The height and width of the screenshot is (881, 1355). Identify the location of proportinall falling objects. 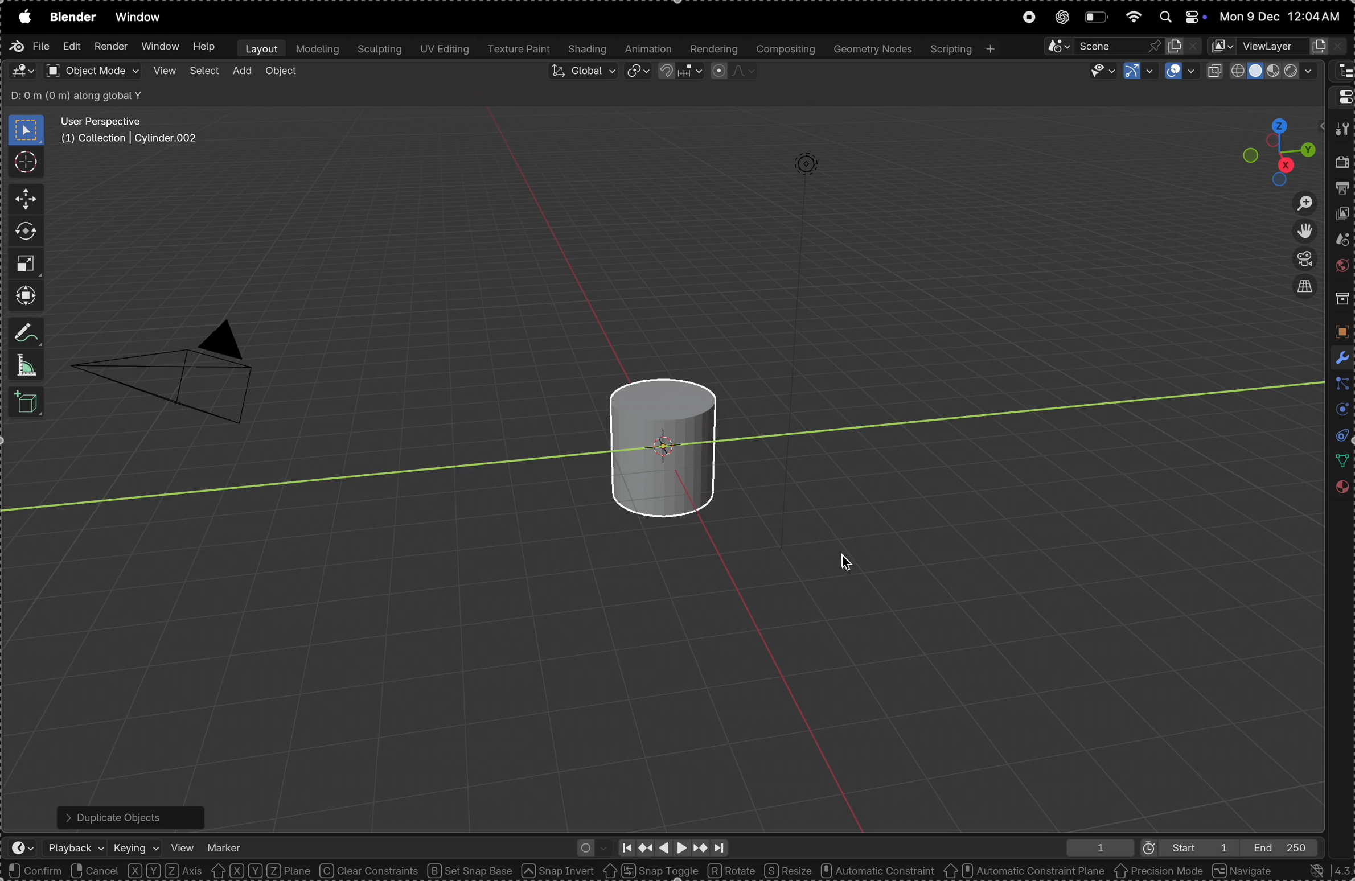
(728, 71).